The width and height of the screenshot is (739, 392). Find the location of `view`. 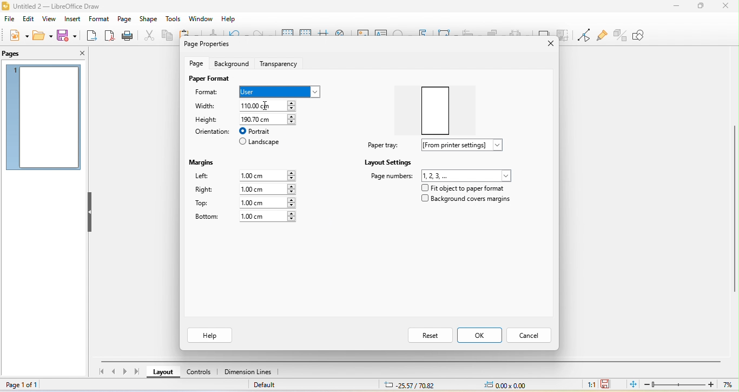

view is located at coordinates (48, 20).